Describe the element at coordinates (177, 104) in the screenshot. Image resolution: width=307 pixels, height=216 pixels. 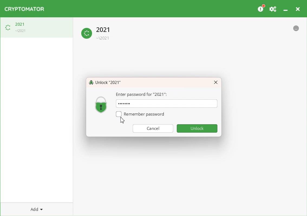
I see `Typing window` at that location.